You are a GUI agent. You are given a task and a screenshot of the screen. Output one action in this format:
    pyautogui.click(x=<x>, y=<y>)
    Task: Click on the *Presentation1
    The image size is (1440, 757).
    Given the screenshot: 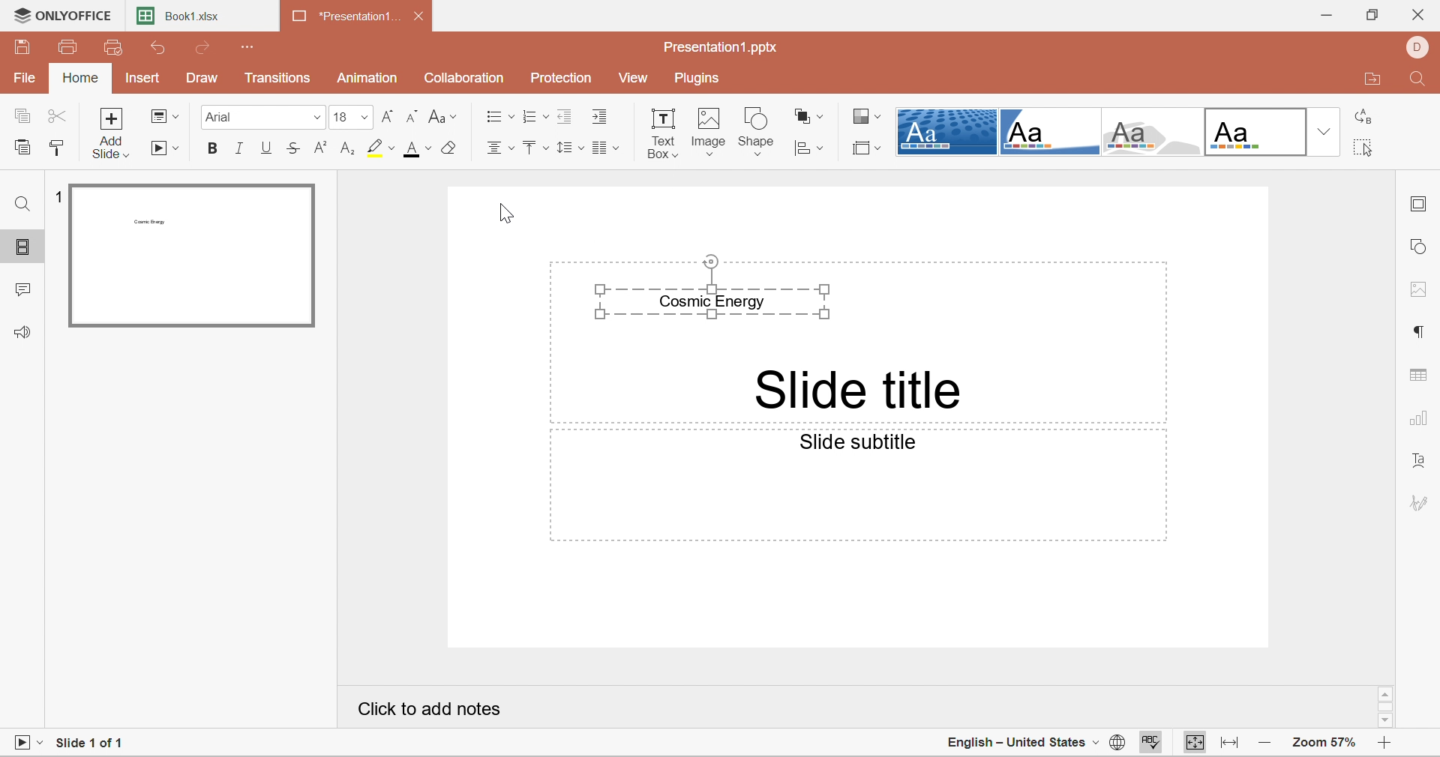 What is the action you would take?
    pyautogui.click(x=347, y=19)
    